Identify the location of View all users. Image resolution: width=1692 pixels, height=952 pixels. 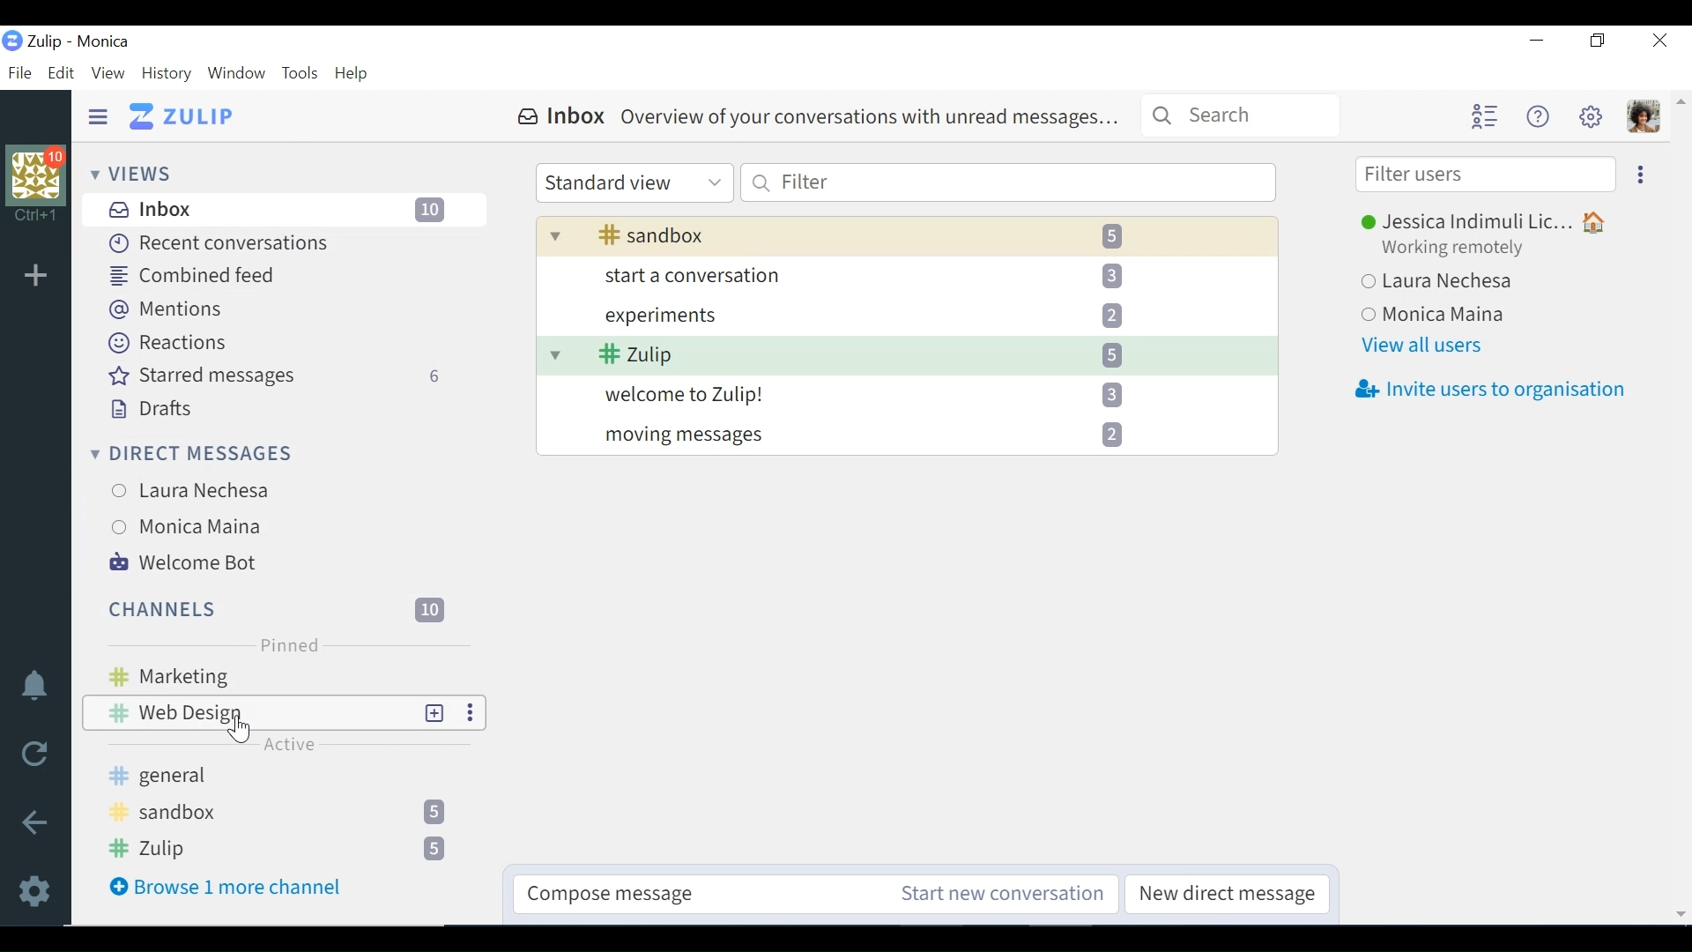
(1421, 346).